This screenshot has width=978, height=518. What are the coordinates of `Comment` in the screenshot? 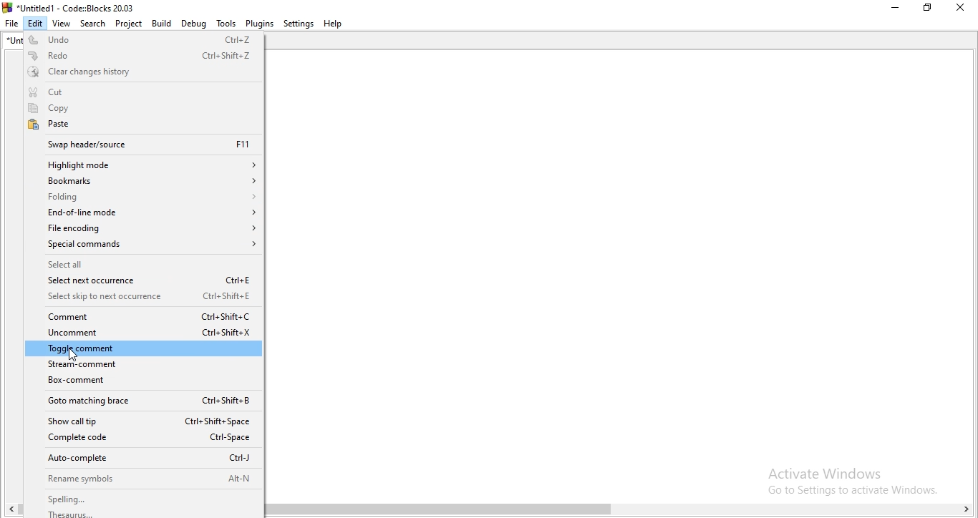 It's located at (142, 317).